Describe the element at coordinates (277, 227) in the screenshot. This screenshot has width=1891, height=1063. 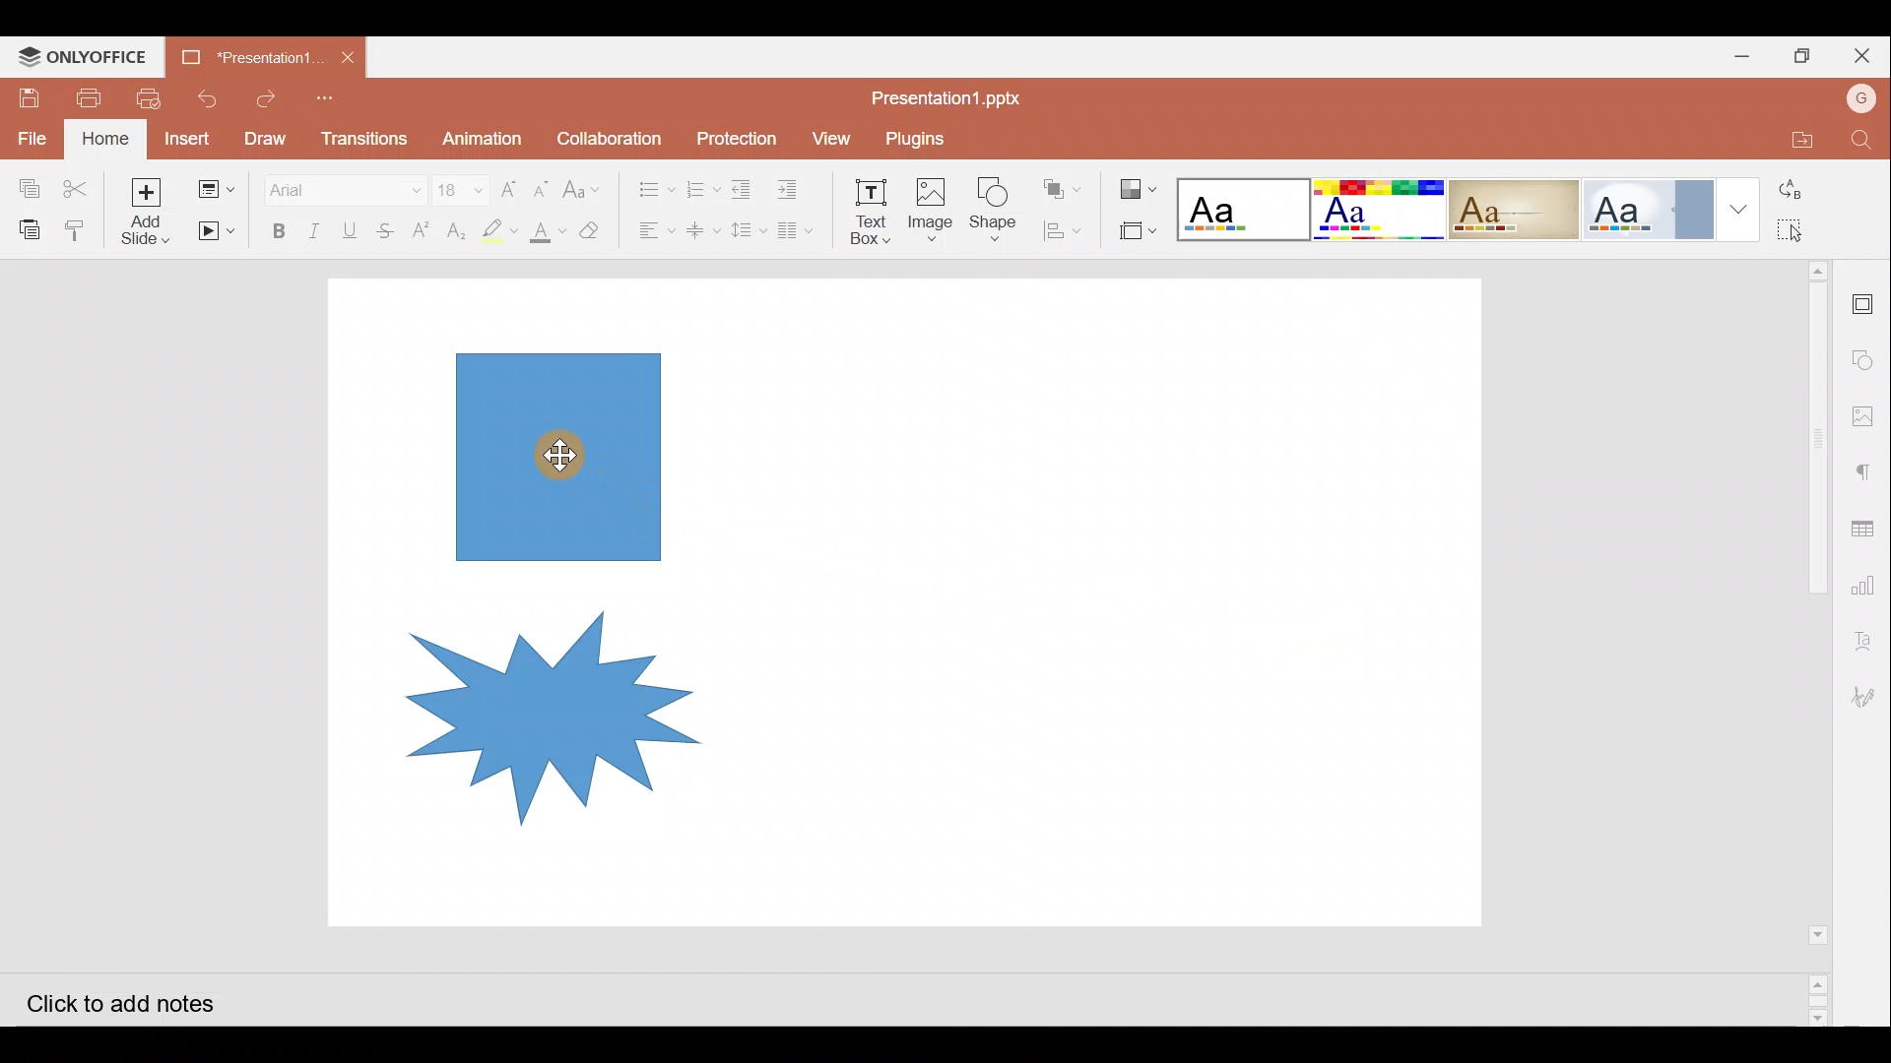
I see `Bold` at that location.